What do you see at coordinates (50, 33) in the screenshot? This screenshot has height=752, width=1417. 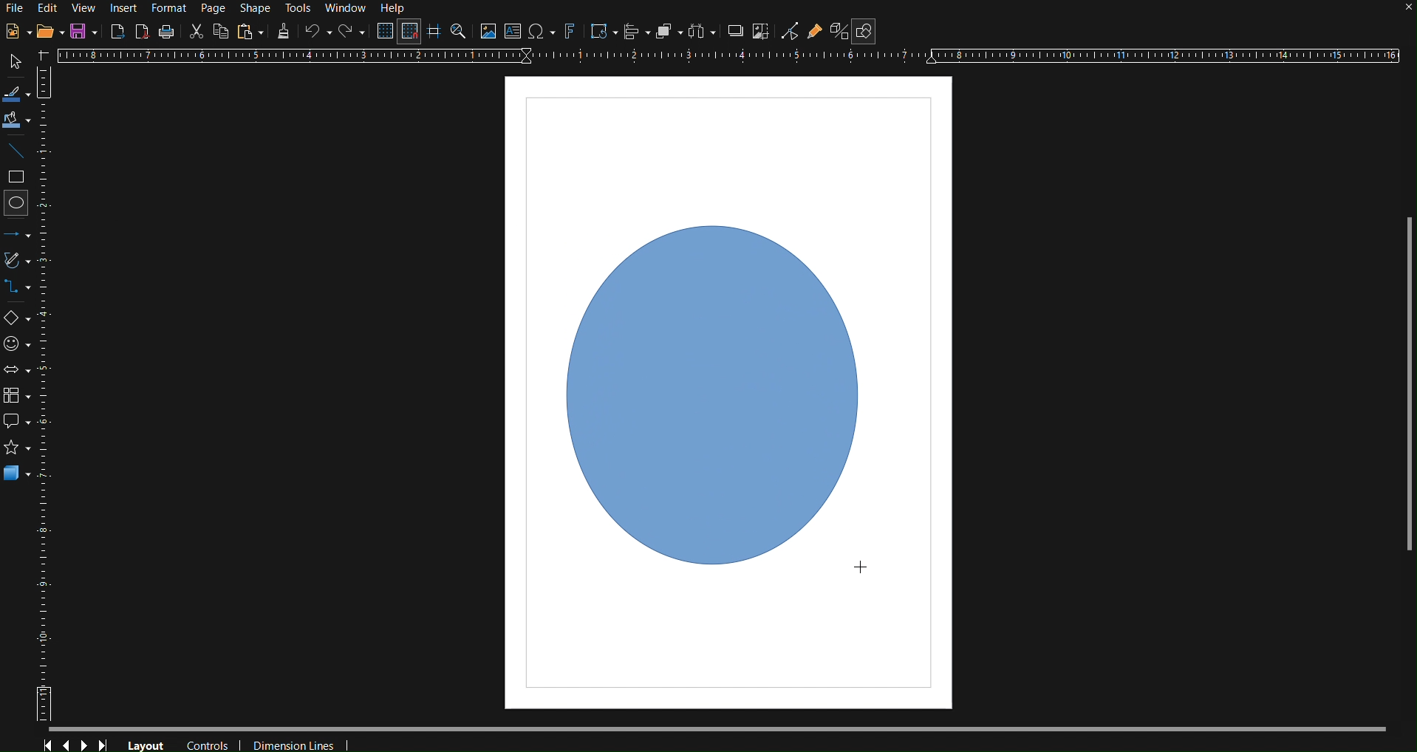 I see `Open` at bounding box center [50, 33].